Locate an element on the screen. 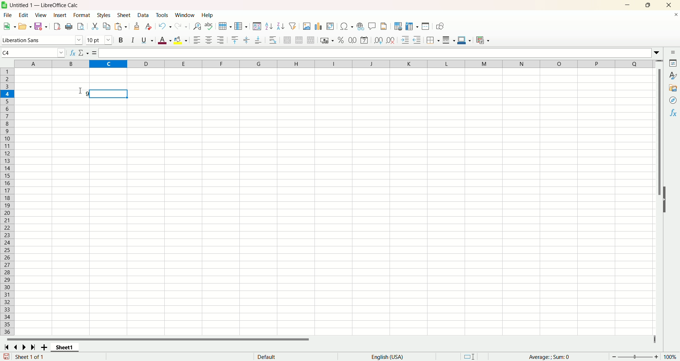  find and replace is located at coordinates (197, 27).